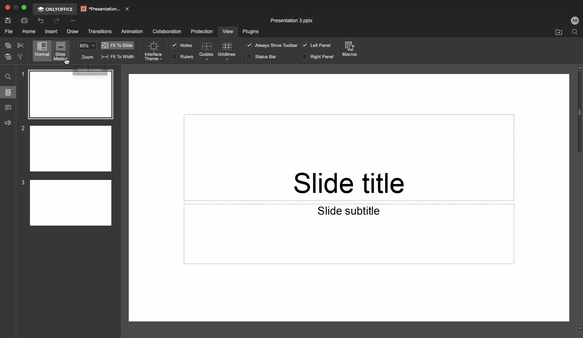 The width and height of the screenshot is (583, 338). Describe the element at coordinates (182, 57) in the screenshot. I see `RULERS` at that location.